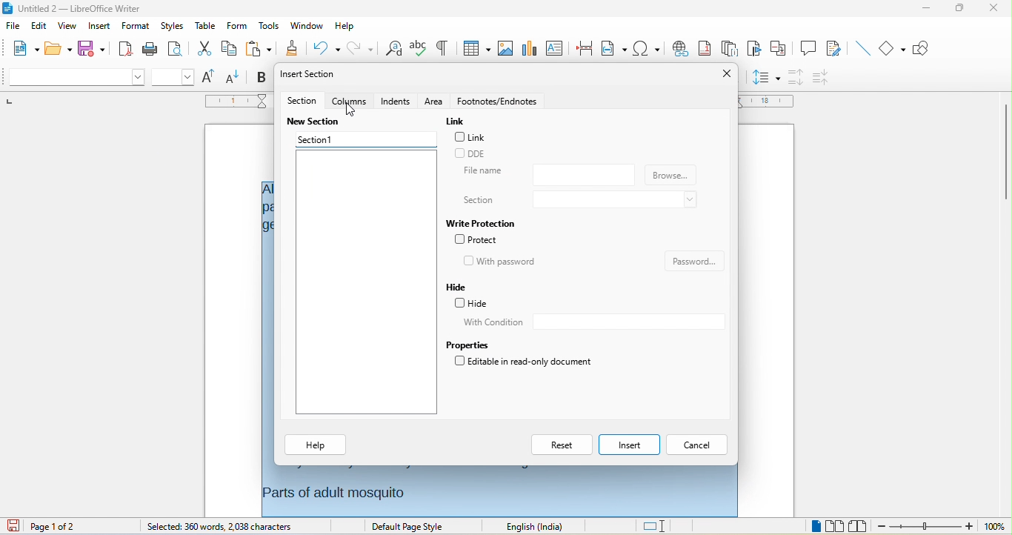 The image size is (1012, 535). Describe the element at coordinates (923, 10) in the screenshot. I see `minimize` at that location.